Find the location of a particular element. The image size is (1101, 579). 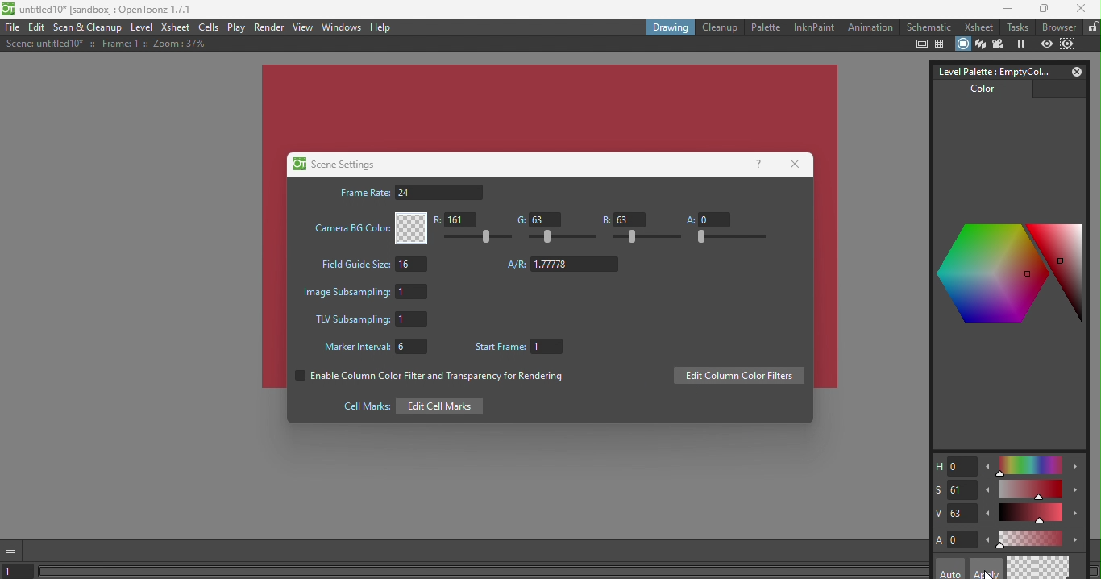

Lock rooms tab is located at coordinates (1091, 27).